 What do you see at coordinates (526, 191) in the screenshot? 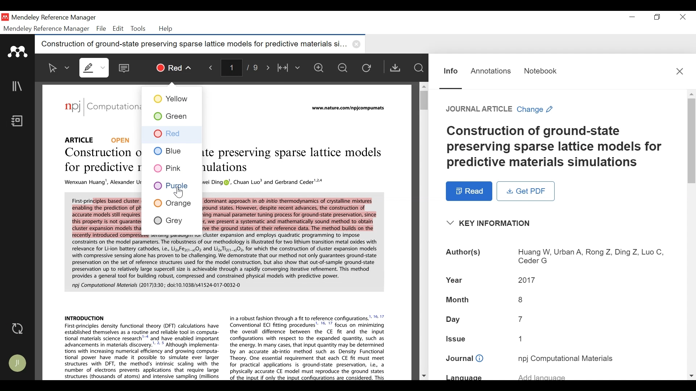
I see `Get PDF` at bounding box center [526, 191].